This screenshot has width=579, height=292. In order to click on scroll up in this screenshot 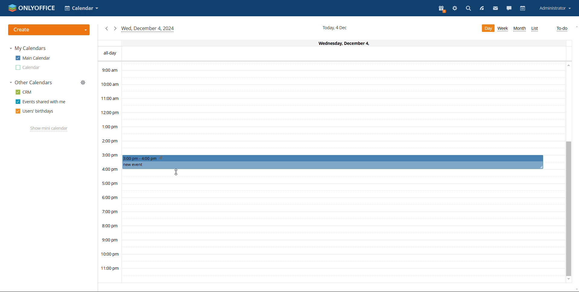, I will do `click(568, 66)`.